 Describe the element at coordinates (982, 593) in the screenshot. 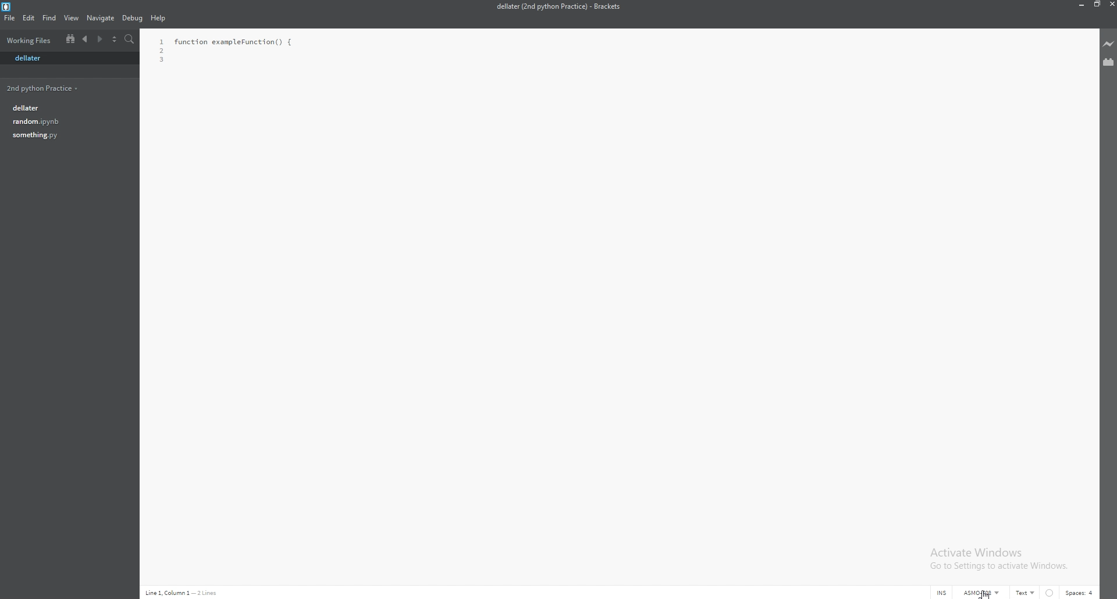

I see `ASMO-708` at that location.